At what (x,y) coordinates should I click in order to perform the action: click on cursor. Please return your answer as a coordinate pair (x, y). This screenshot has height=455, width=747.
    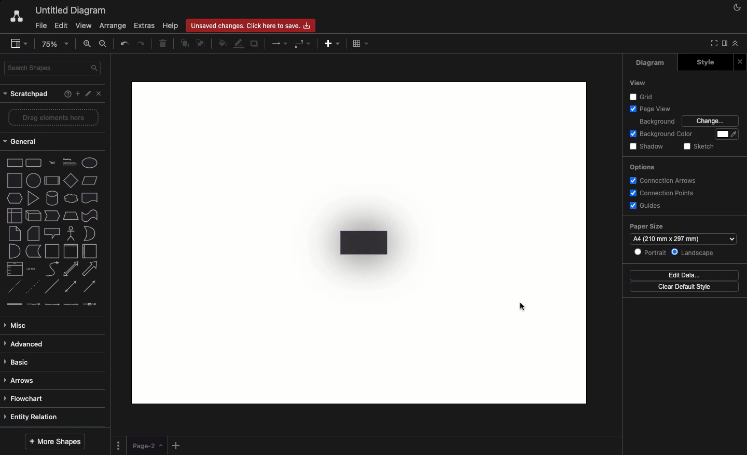
    Looking at the image, I should click on (521, 307).